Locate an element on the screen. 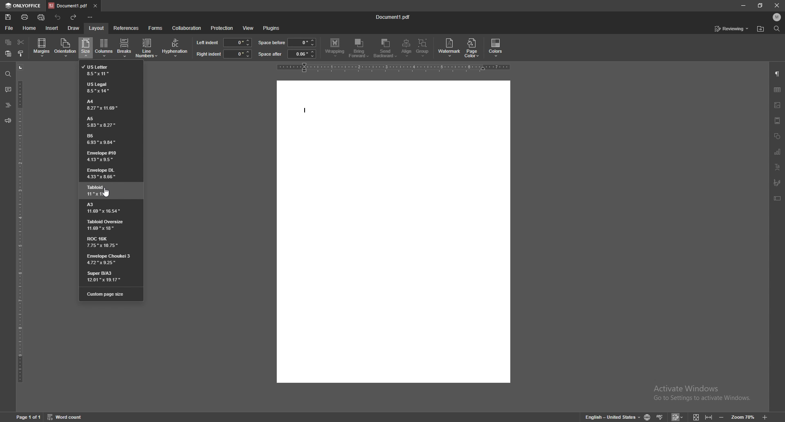  Page 1 of 1 is located at coordinates (27, 417).